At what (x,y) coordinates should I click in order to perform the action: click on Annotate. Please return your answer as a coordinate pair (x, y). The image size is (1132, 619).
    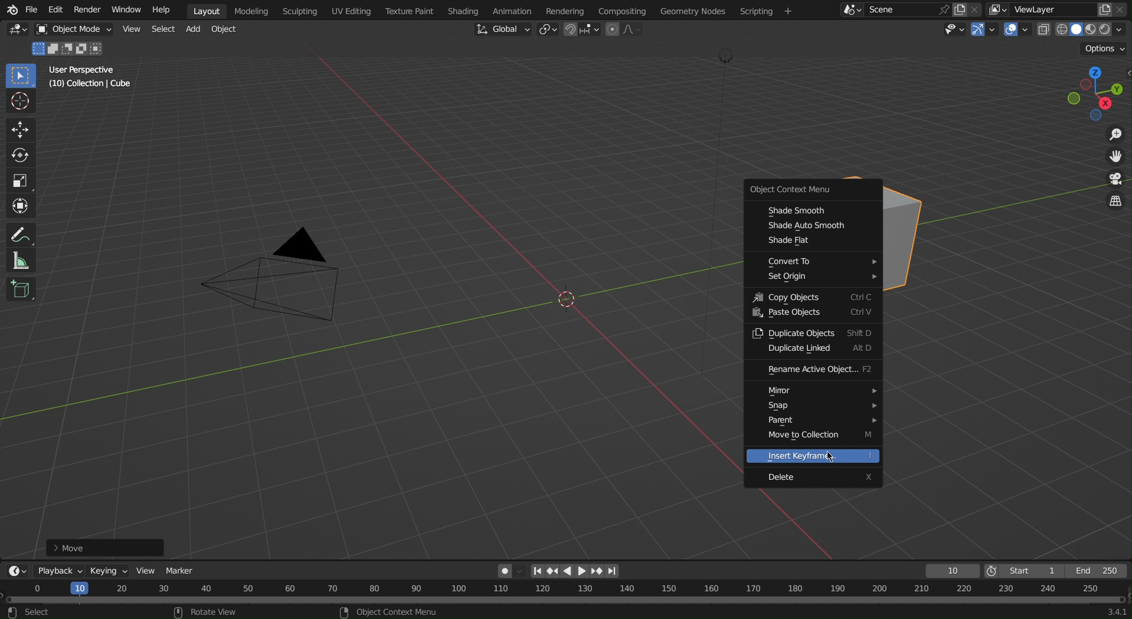
    Looking at the image, I should click on (20, 236).